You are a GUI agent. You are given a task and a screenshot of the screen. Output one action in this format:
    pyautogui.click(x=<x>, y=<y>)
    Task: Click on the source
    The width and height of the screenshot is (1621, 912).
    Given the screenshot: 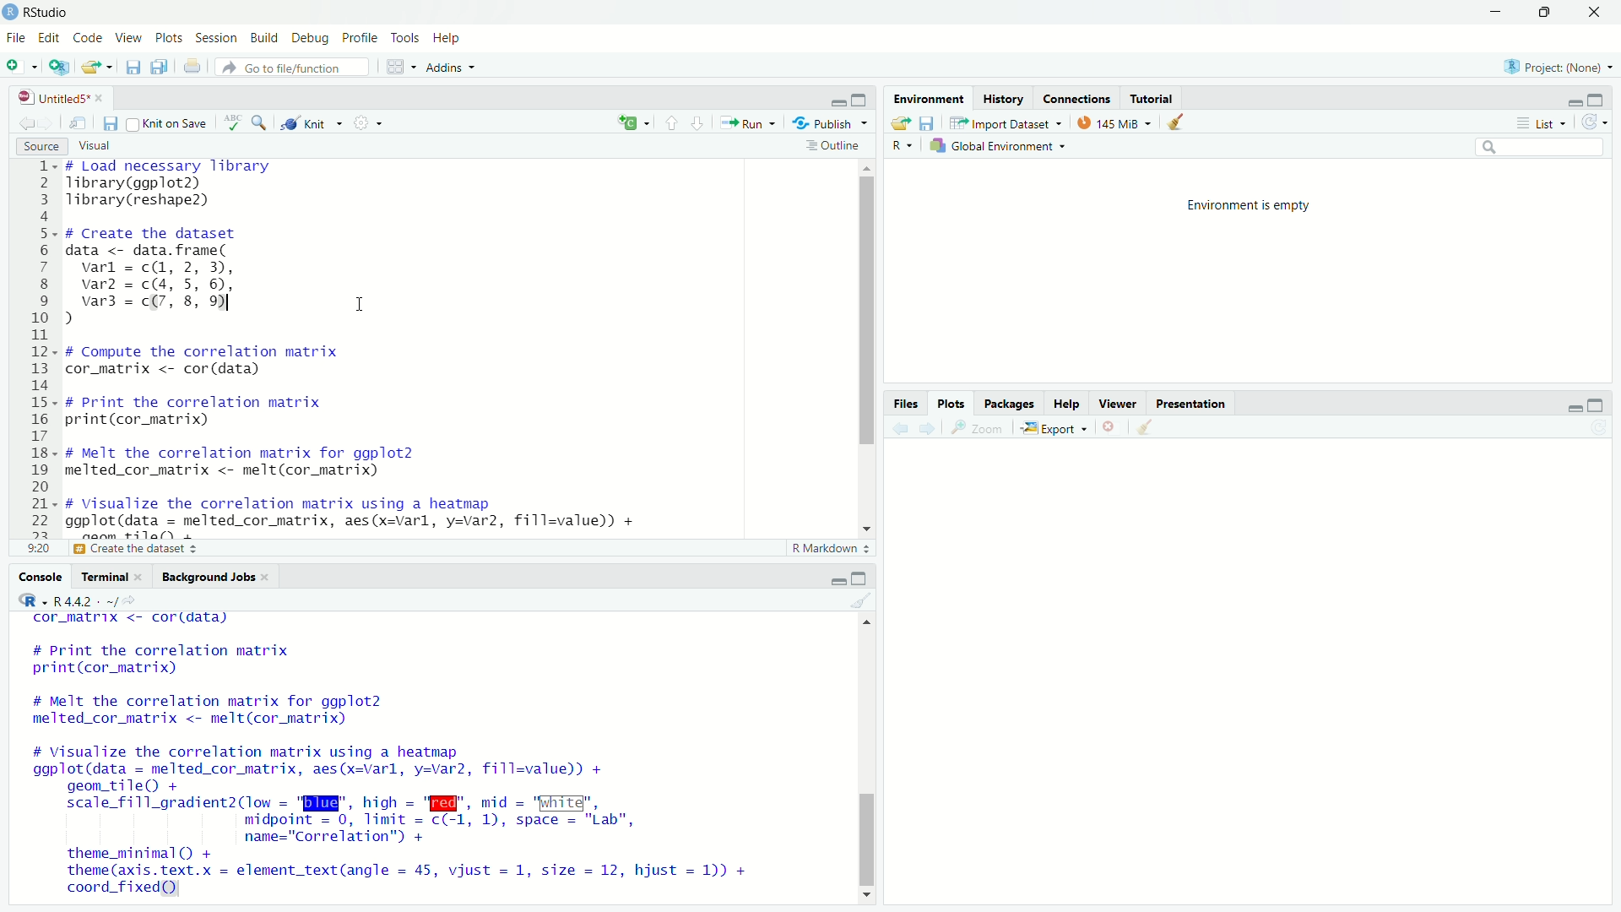 What is the action you would take?
    pyautogui.click(x=41, y=146)
    